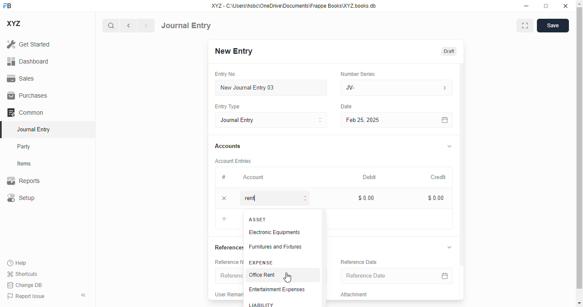 This screenshot has height=307, width=583. Describe the element at coordinates (359, 262) in the screenshot. I see `reference data` at that location.